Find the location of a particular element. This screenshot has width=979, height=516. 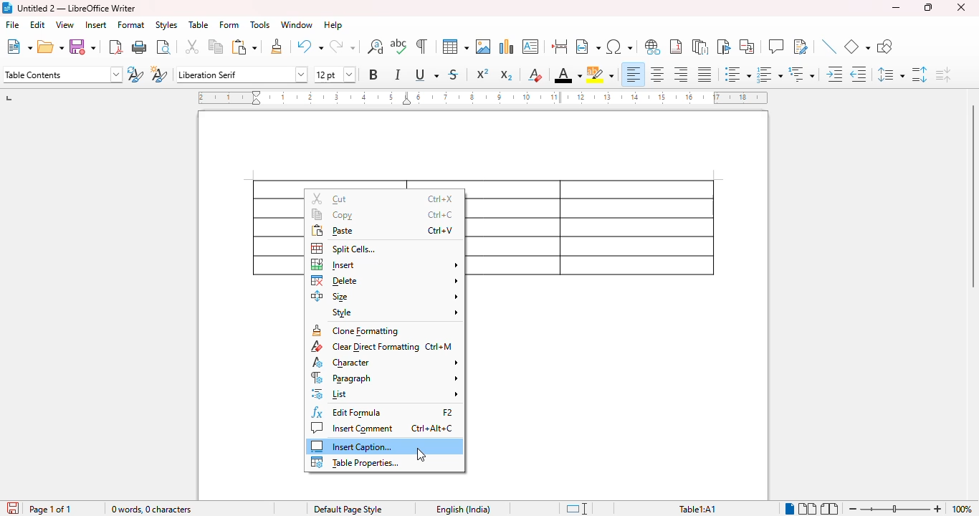

insert special characters is located at coordinates (620, 47).